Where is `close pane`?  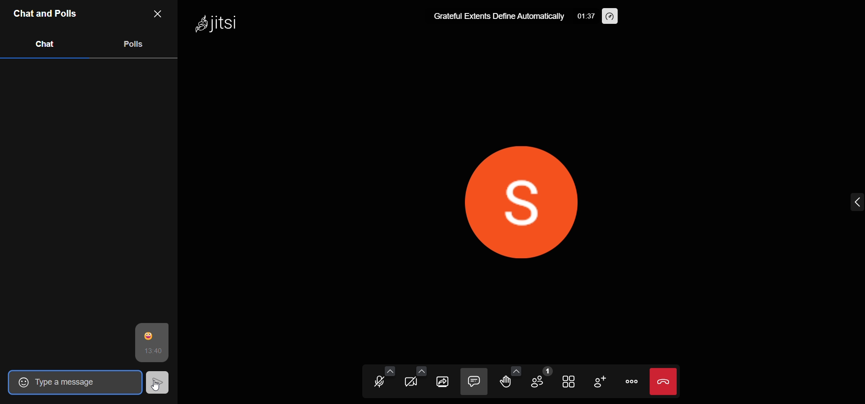 close pane is located at coordinates (161, 14).